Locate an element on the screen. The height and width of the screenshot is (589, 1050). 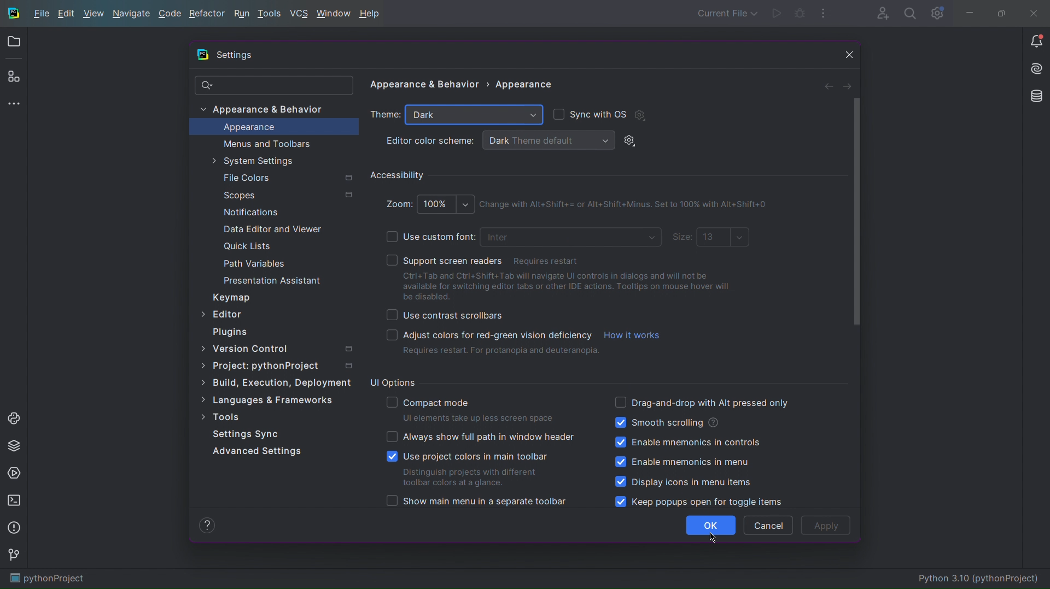
Window is located at coordinates (335, 13).